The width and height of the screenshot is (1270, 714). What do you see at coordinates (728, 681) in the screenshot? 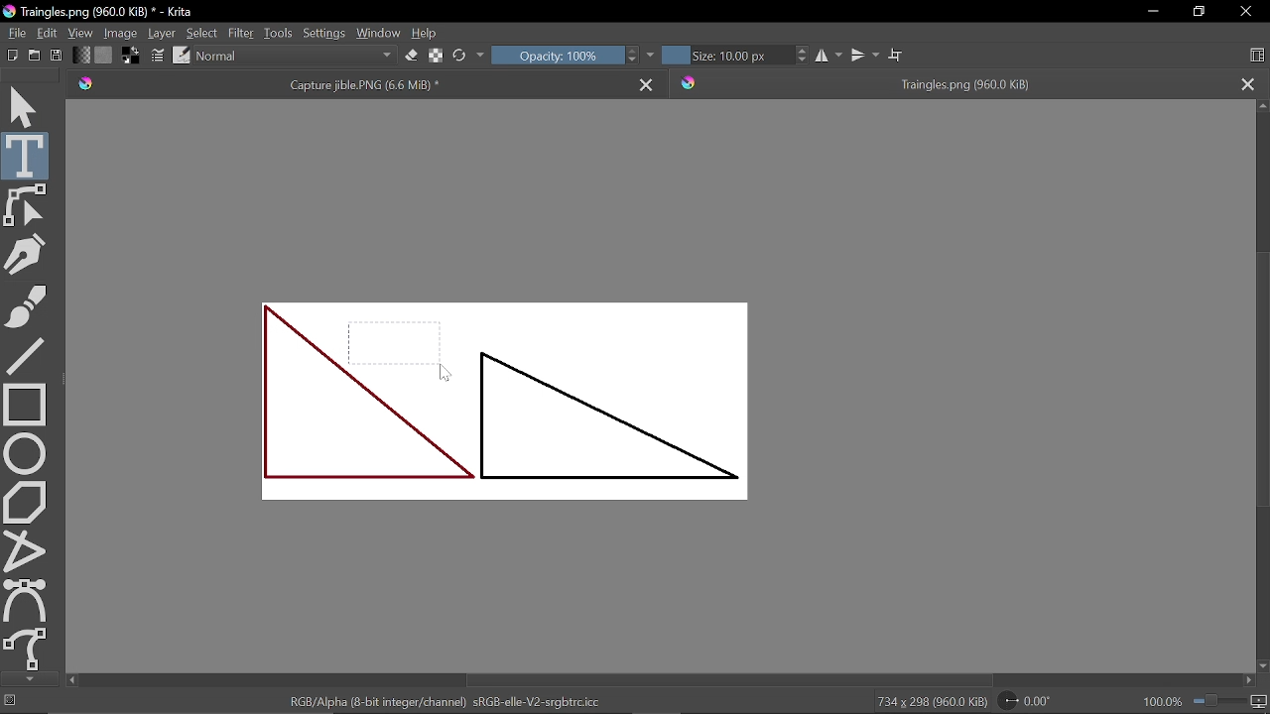
I see `Horizontal scrollbar` at bounding box center [728, 681].